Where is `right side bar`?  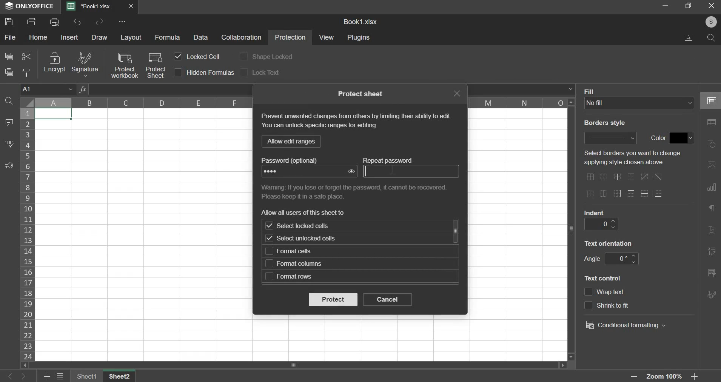 right side bar is located at coordinates (712, 251).